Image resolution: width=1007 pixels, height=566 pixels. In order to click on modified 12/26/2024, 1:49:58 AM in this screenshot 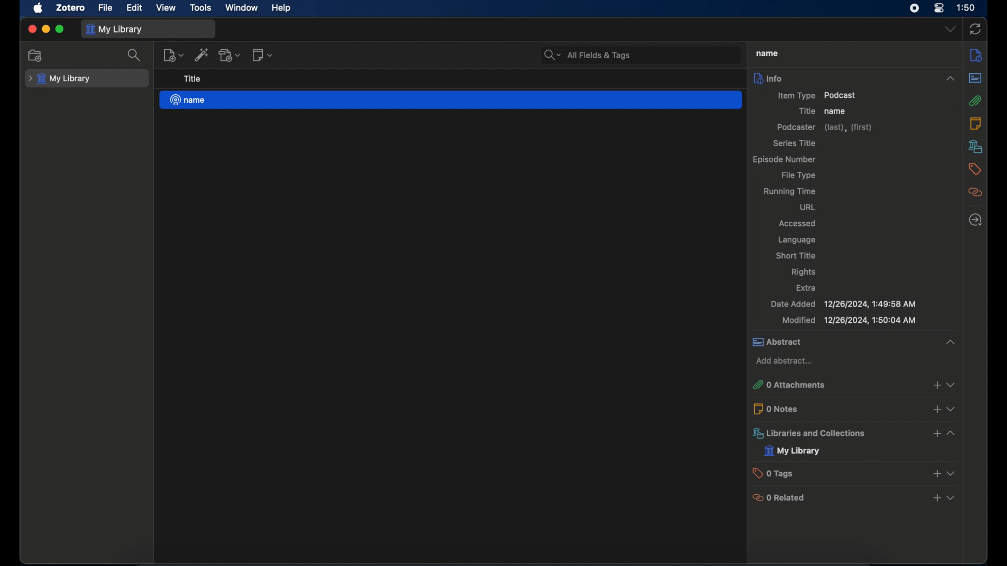, I will do `click(849, 321)`.